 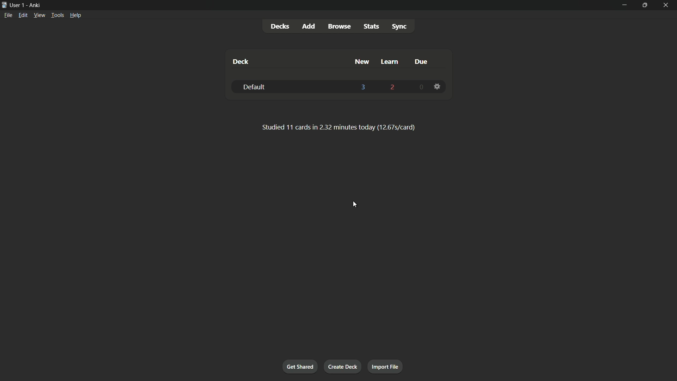 What do you see at coordinates (58, 15) in the screenshot?
I see `tools menu` at bounding box center [58, 15].